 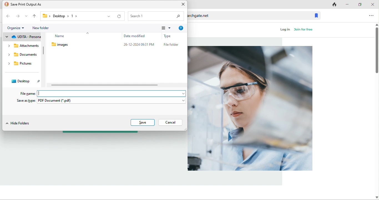 What do you see at coordinates (23, 37) in the screenshot?
I see `udita personal` at bounding box center [23, 37].